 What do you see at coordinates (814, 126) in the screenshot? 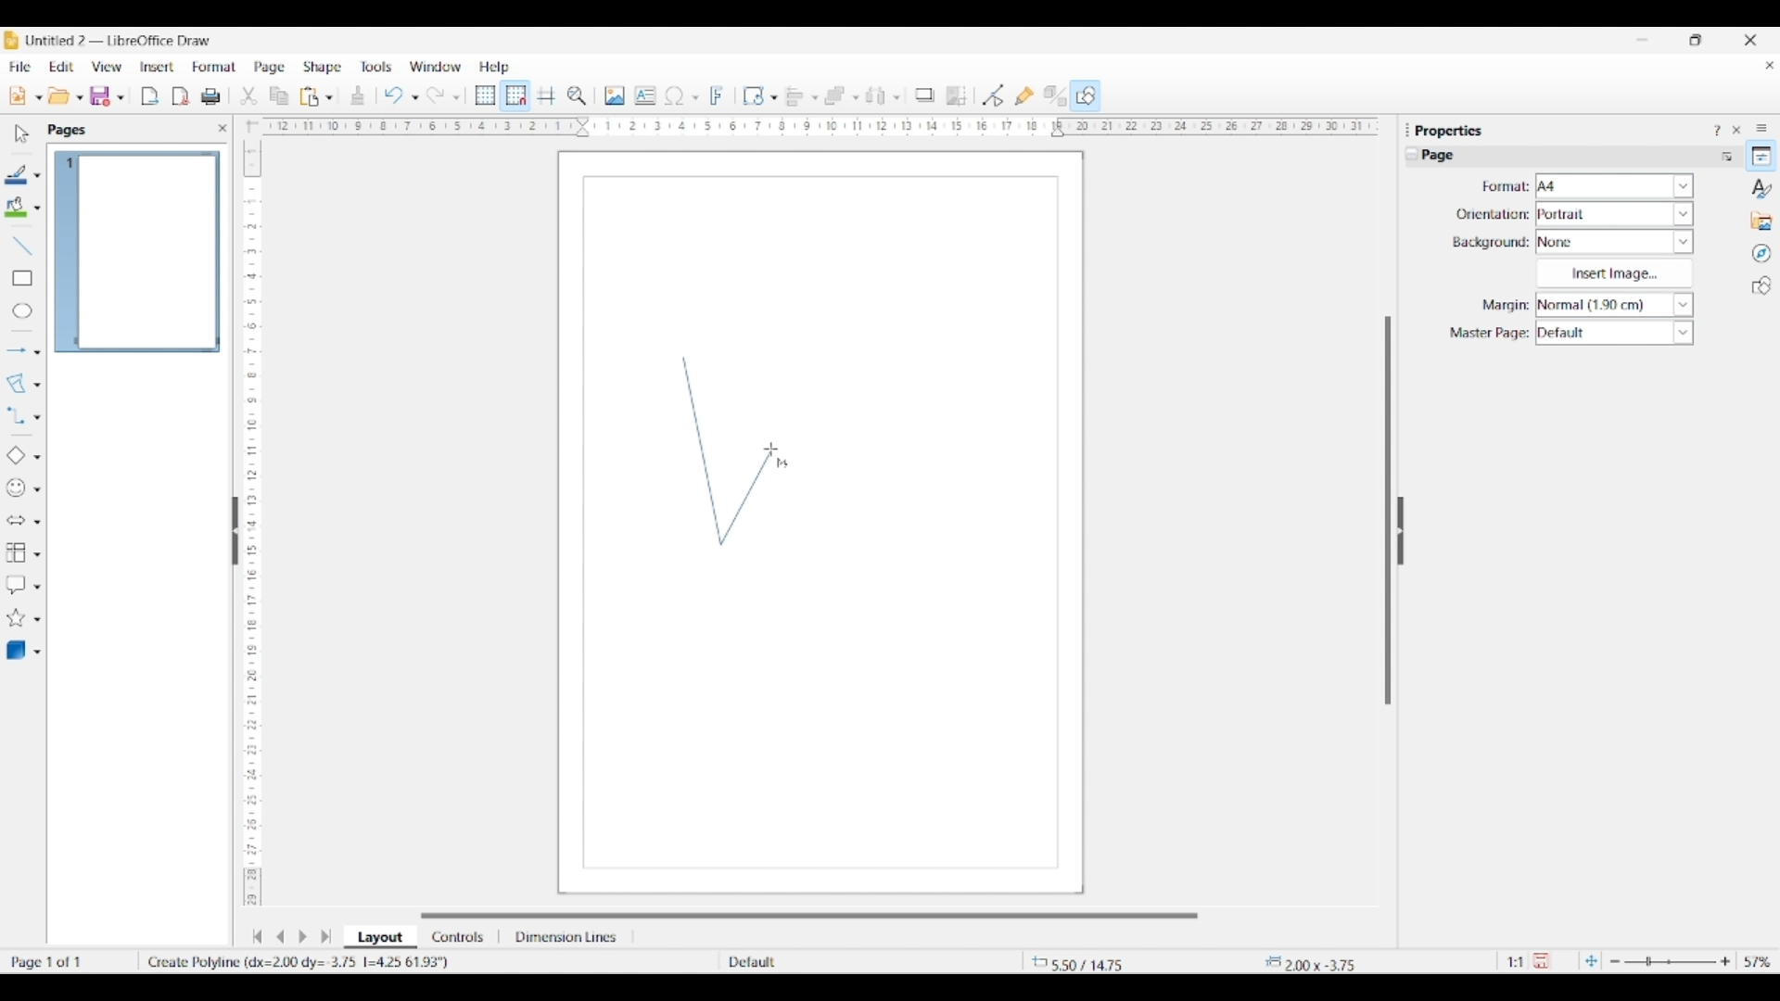
I see `Horizontal ruler` at bounding box center [814, 126].